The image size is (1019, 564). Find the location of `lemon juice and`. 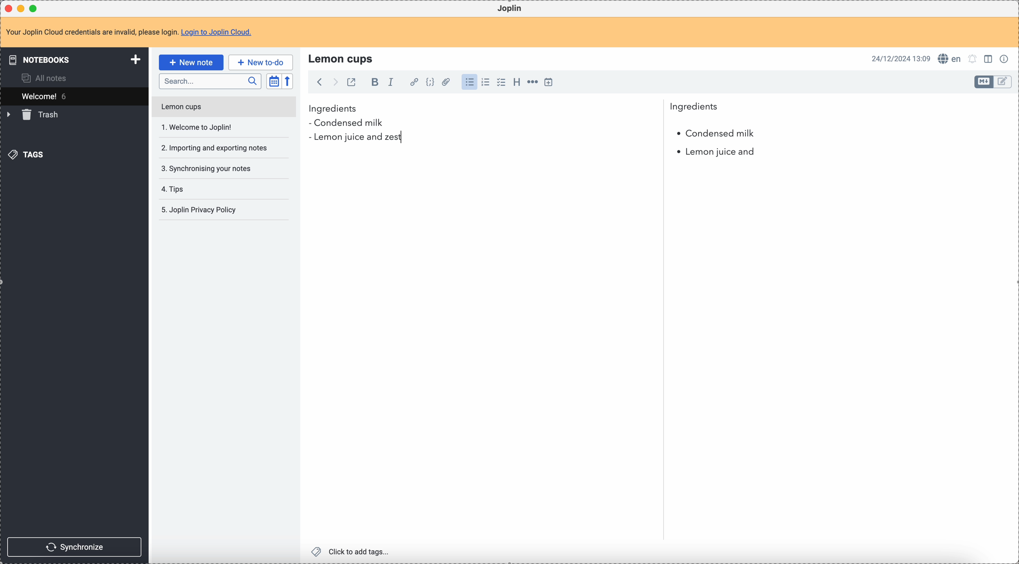

lemon juice and is located at coordinates (716, 153).